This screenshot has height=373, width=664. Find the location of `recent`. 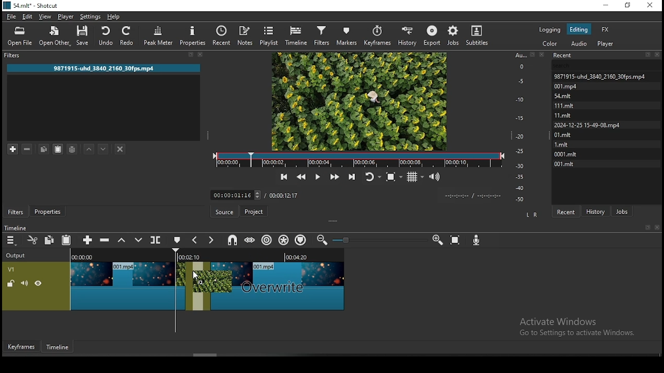

recent is located at coordinates (222, 37).